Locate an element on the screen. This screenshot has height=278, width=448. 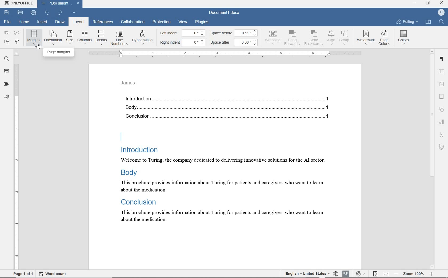
FIND is located at coordinates (442, 22).